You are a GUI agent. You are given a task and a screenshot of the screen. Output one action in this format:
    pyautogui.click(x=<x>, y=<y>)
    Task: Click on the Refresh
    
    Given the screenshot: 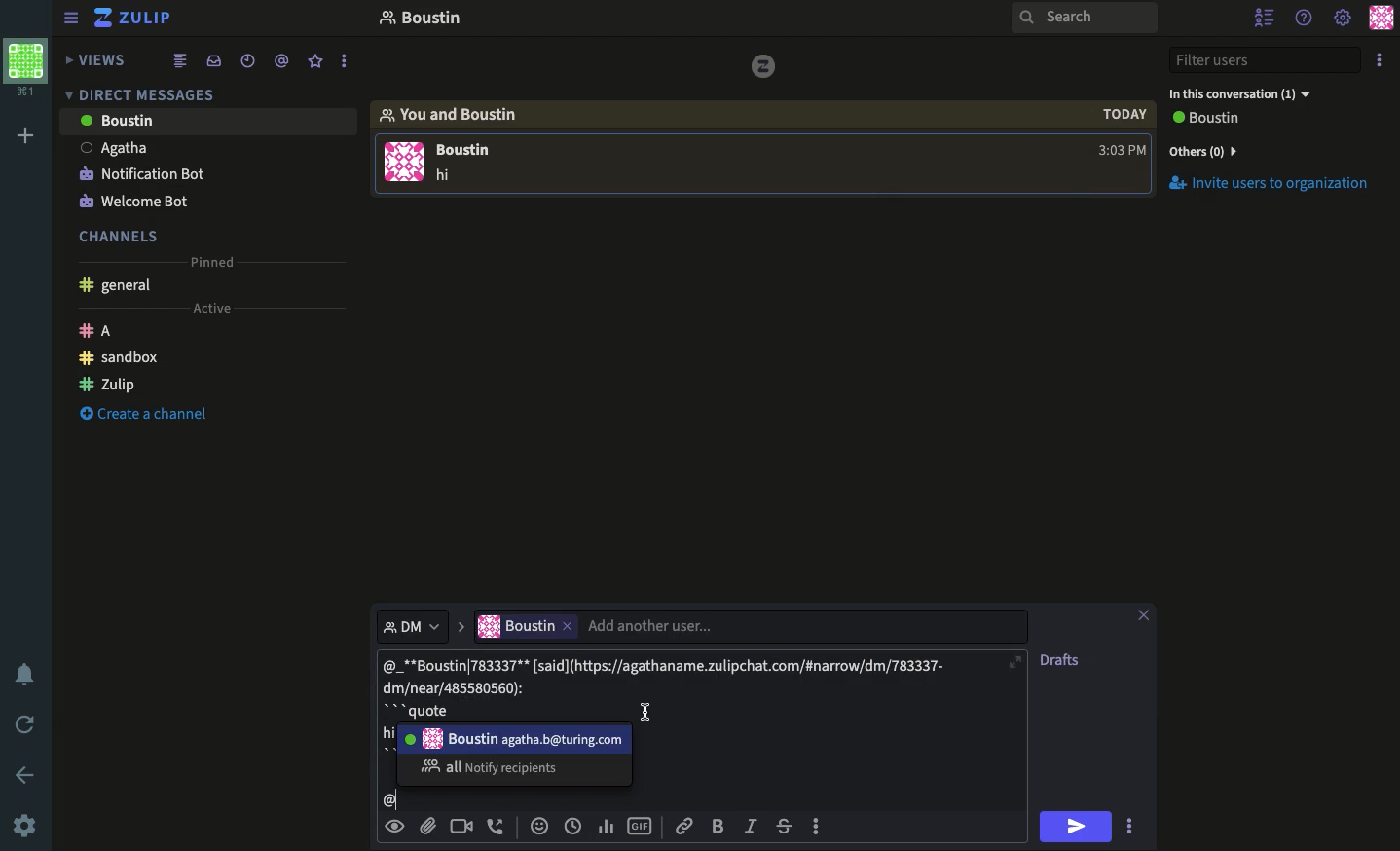 What is the action you would take?
    pyautogui.click(x=27, y=726)
    